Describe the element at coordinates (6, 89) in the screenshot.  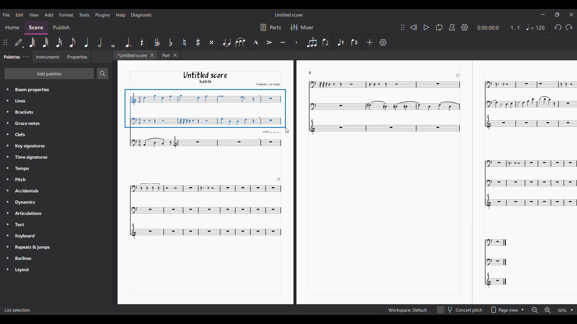
I see `` at that location.